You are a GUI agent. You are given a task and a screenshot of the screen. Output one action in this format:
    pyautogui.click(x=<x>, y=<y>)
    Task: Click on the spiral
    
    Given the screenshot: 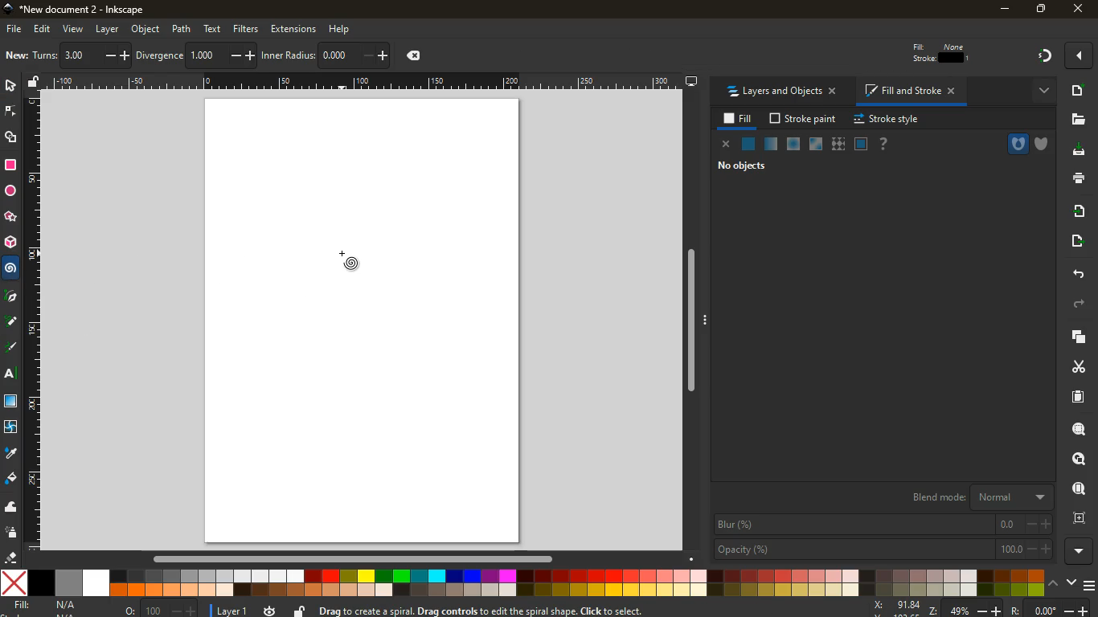 What is the action you would take?
    pyautogui.click(x=359, y=270)
    